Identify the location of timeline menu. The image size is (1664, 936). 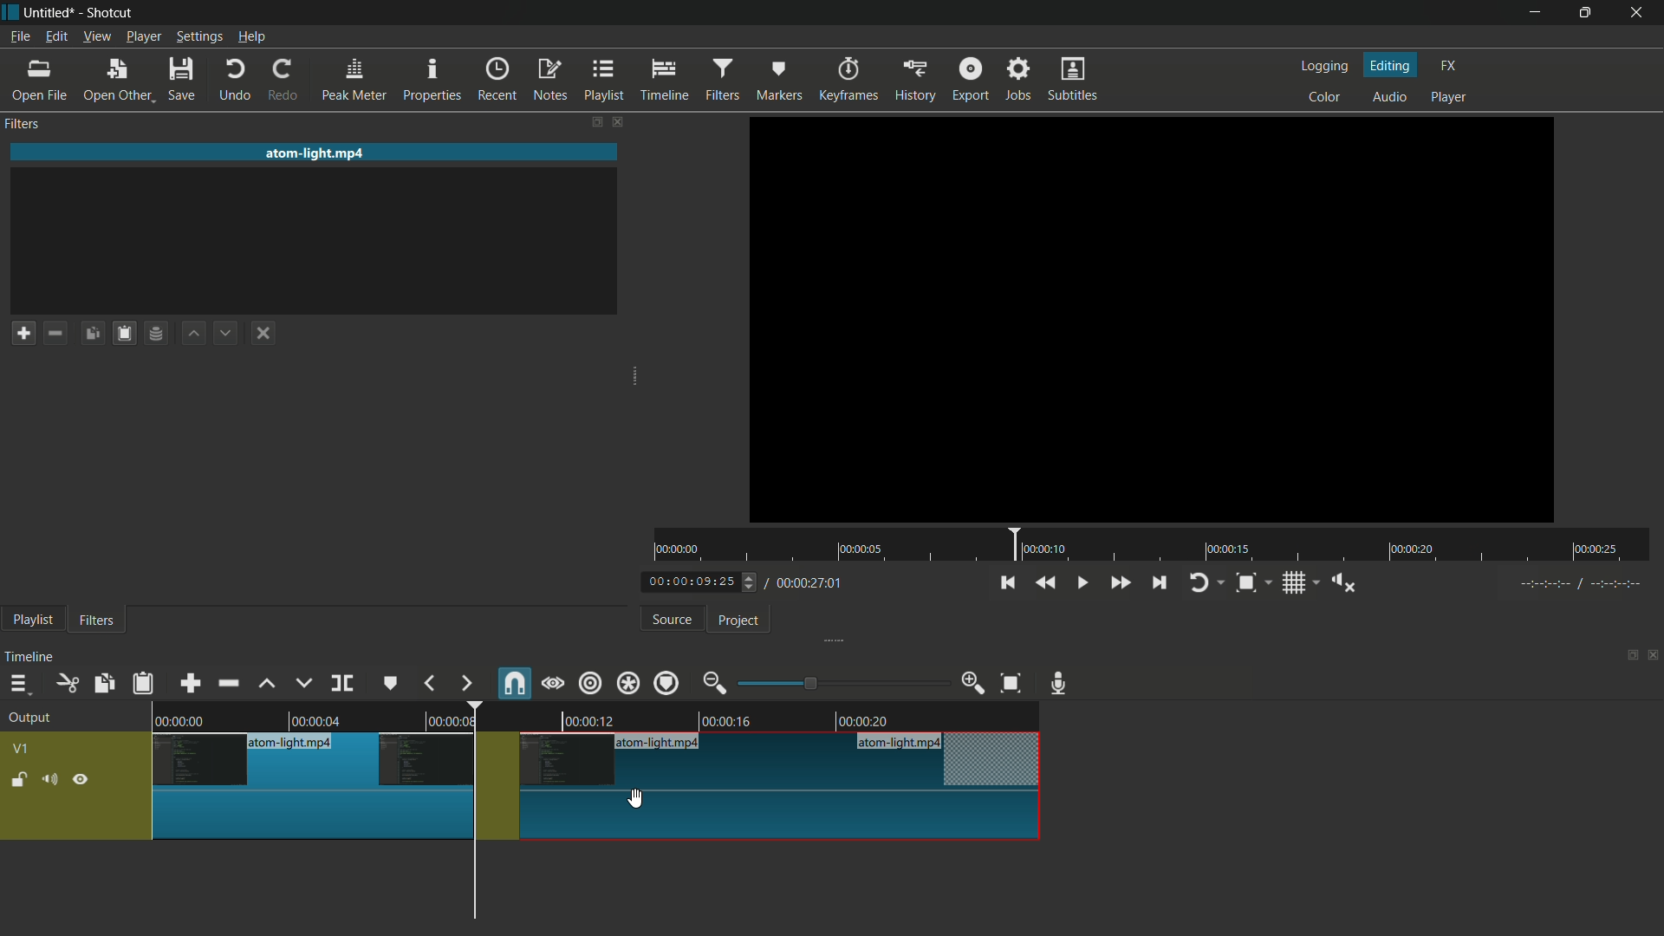
(18, 683).